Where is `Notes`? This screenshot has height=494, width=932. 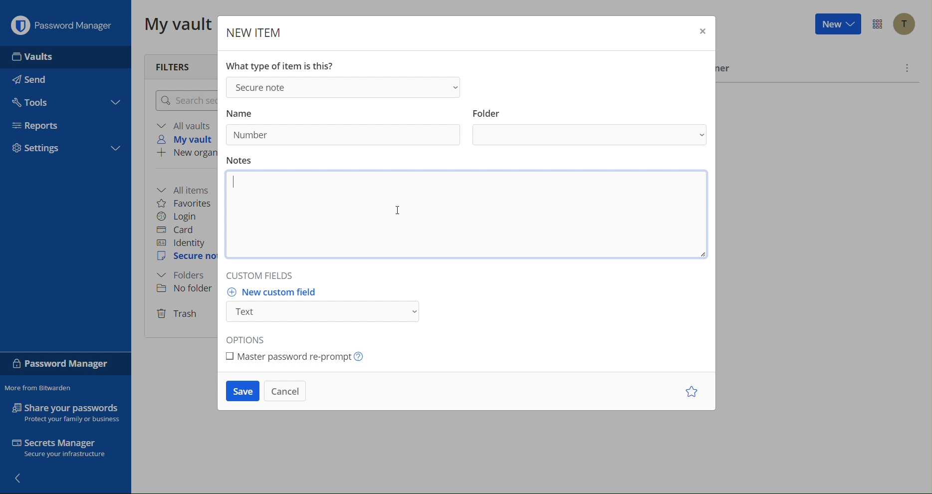
Notes is located at coordinates (465, 212).